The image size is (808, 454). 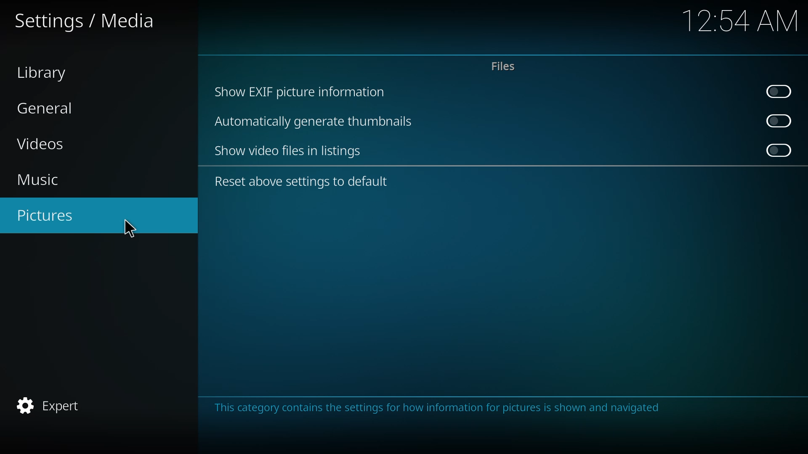 What do you see at coordinates (301, 91) in the screenshot?
I see `show exif picture info` at bounding box center [301, 91].